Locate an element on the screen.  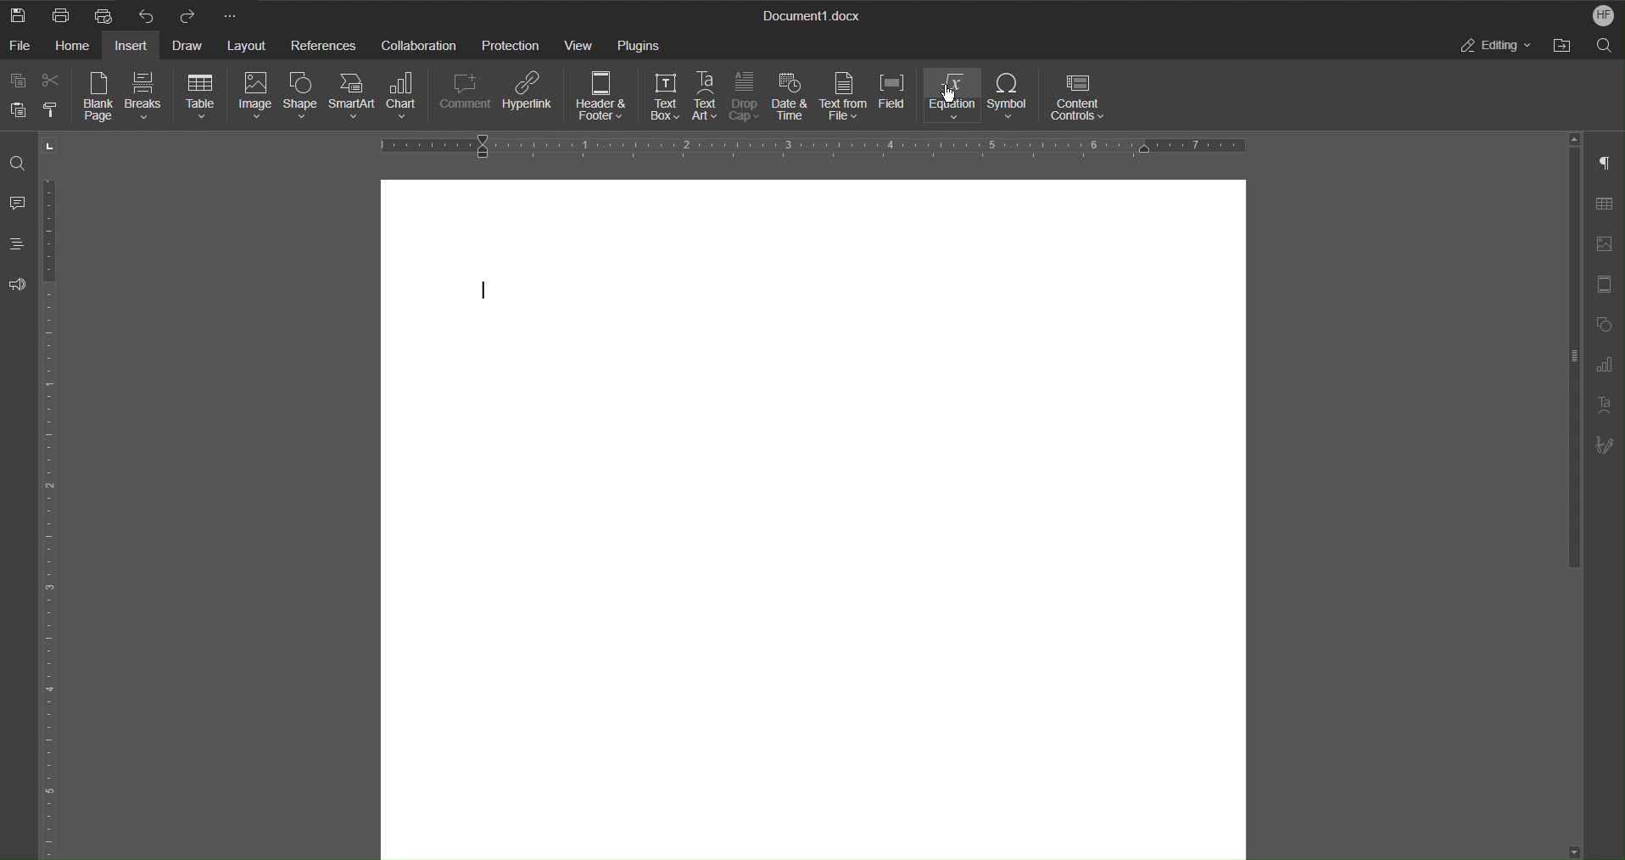
View is located at coordinates (582, 43).